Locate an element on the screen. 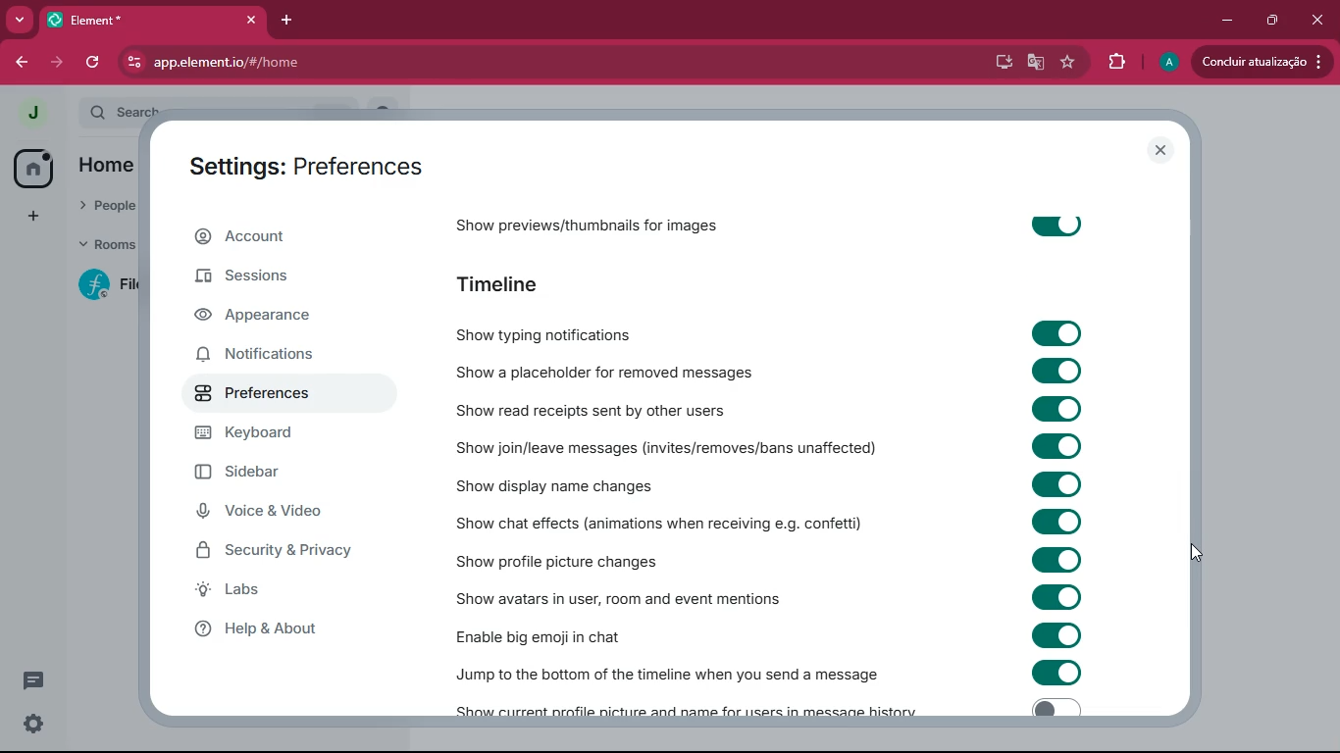  restore down is located at coordinates (1269, 21).